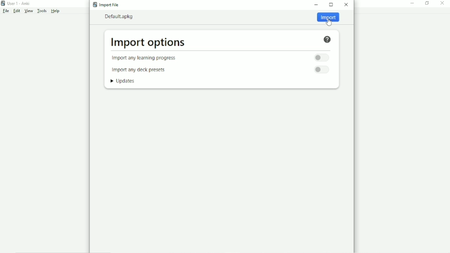  What do you see at coordinates (328, 39) in the screenshot?
I see `Get Help` at bounding box center [328, 39].